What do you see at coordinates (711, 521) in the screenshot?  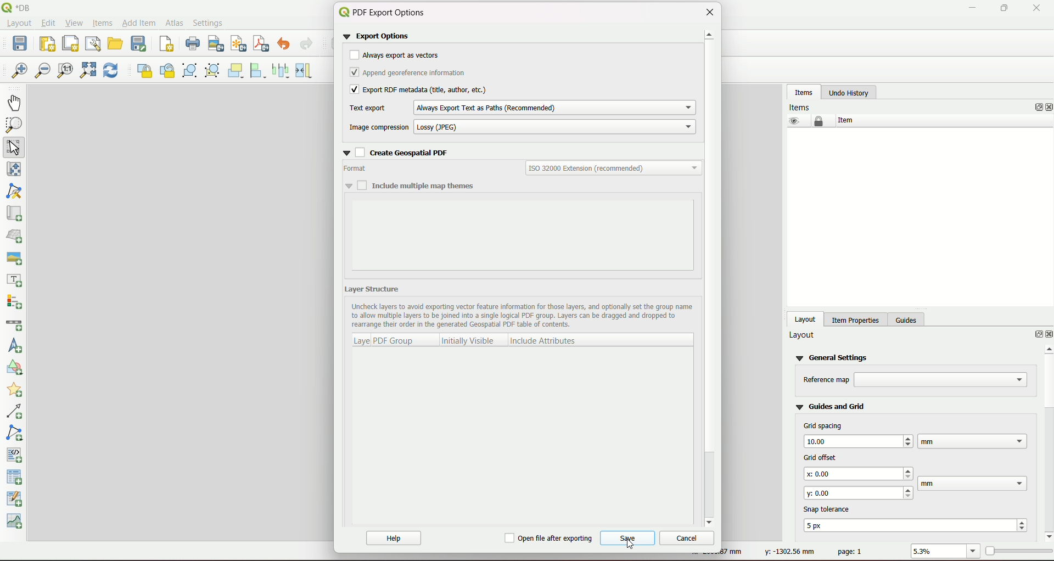 I see `scrolldown` at bounding box center [711, 521].